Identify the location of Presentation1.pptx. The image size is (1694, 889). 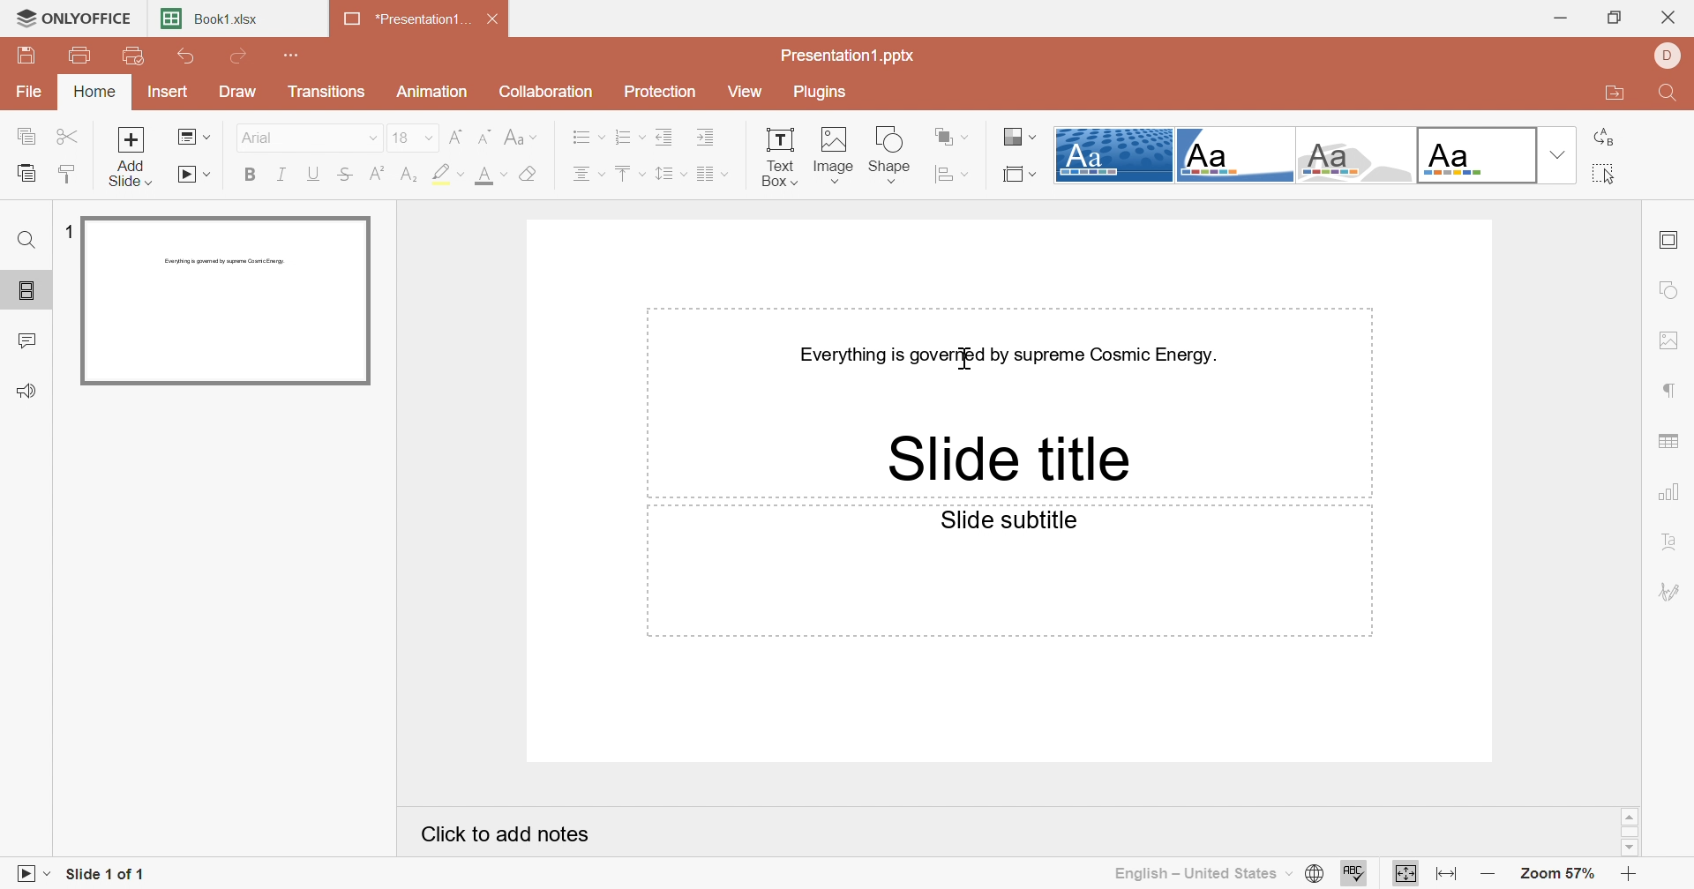
(850, 55).